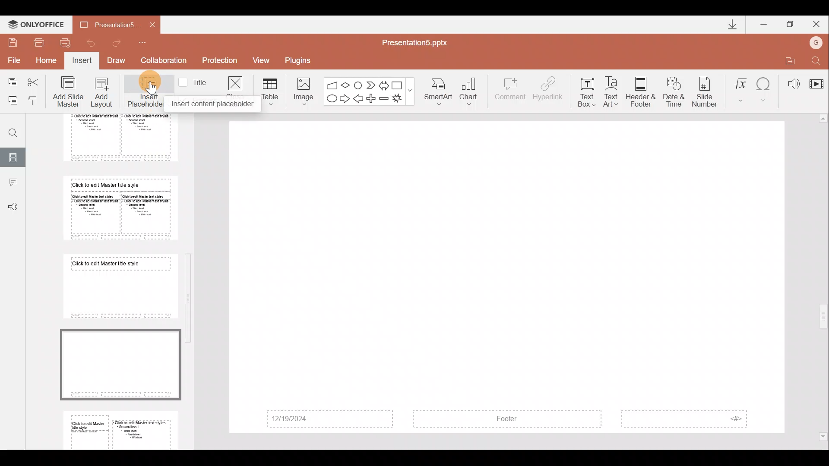 This screenshot has width=829, height=466. What do you see at coordinates (383, 84) in the screenshot?
I see `Left right arrow` at bounding box center [383, 84].